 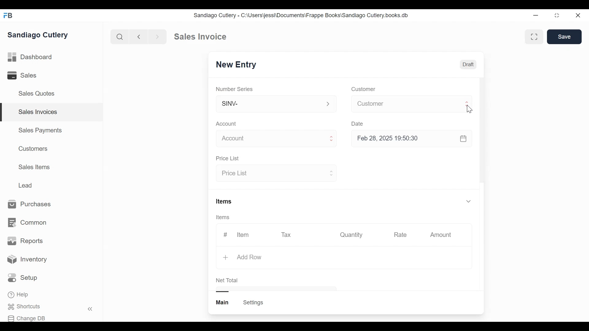 I want to click on «, so click(x=90, y=310).